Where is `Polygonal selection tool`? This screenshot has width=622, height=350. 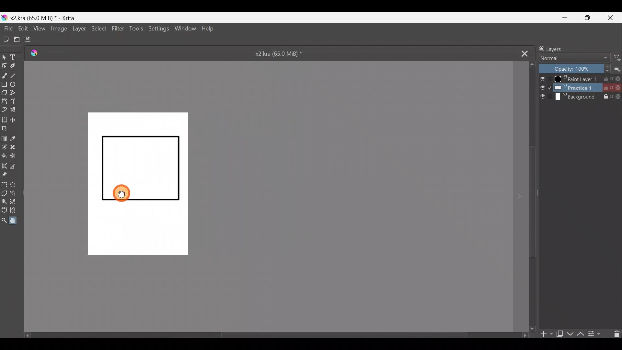 Polygonal selection tool is located at coordinates (5, 194).